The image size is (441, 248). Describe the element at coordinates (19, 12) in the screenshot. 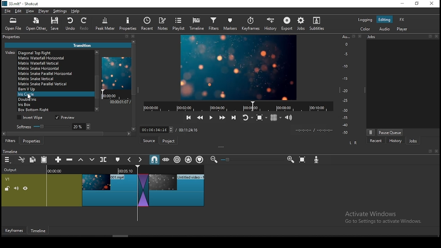

I see `edit` at that location.